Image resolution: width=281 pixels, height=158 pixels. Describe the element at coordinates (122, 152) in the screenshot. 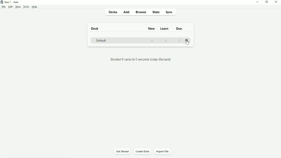

I see `Get Shared` at that location.